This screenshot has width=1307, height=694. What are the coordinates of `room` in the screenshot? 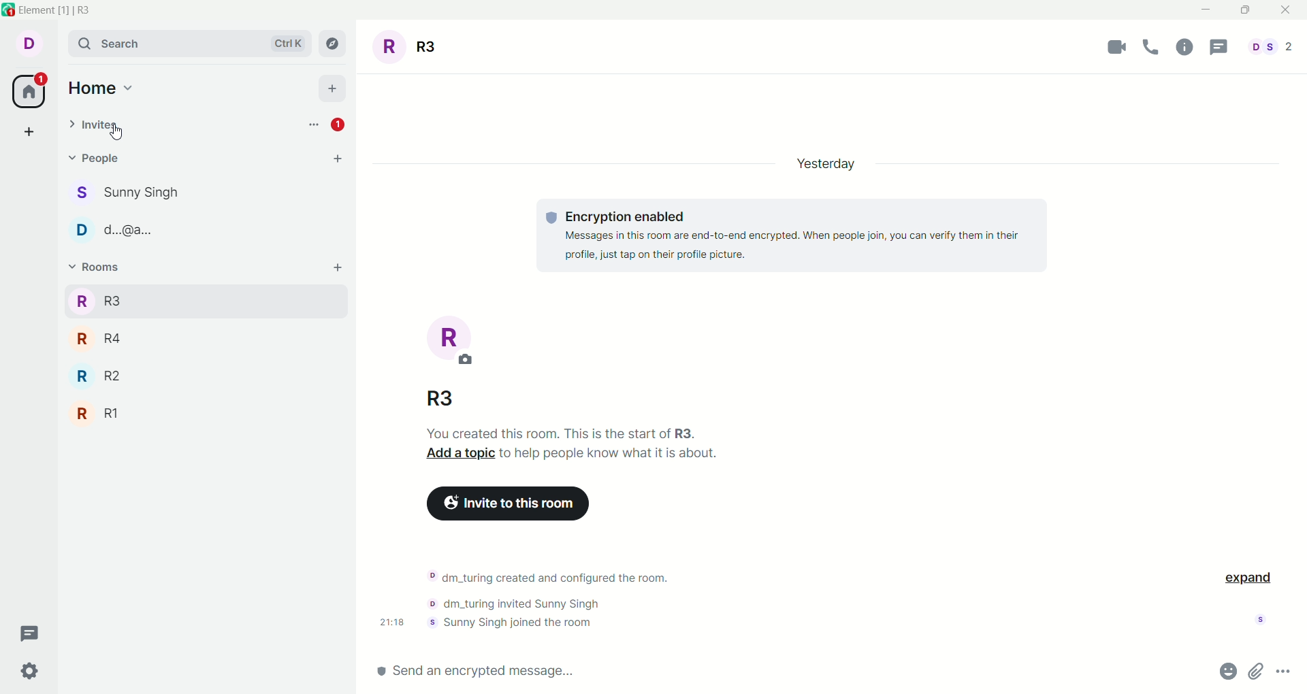 It's located at (410, 48).